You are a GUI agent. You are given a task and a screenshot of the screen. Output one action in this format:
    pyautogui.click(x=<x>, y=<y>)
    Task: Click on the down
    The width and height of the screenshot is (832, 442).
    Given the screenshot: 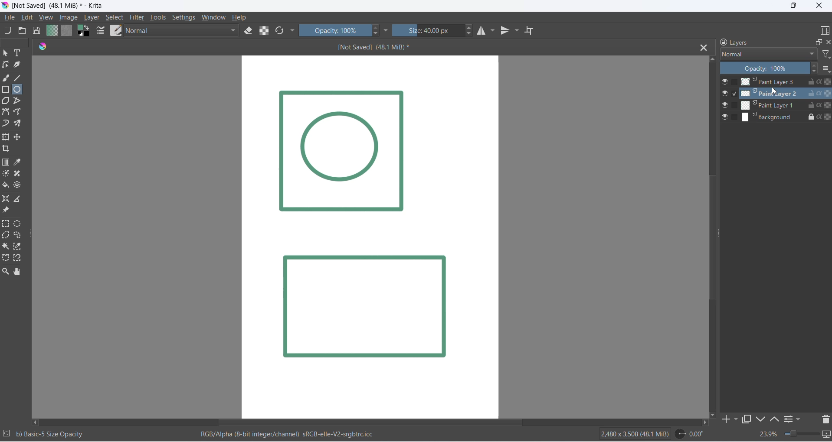 What is the action you would take?
    pyautogui.click(x=761, y=419)
    